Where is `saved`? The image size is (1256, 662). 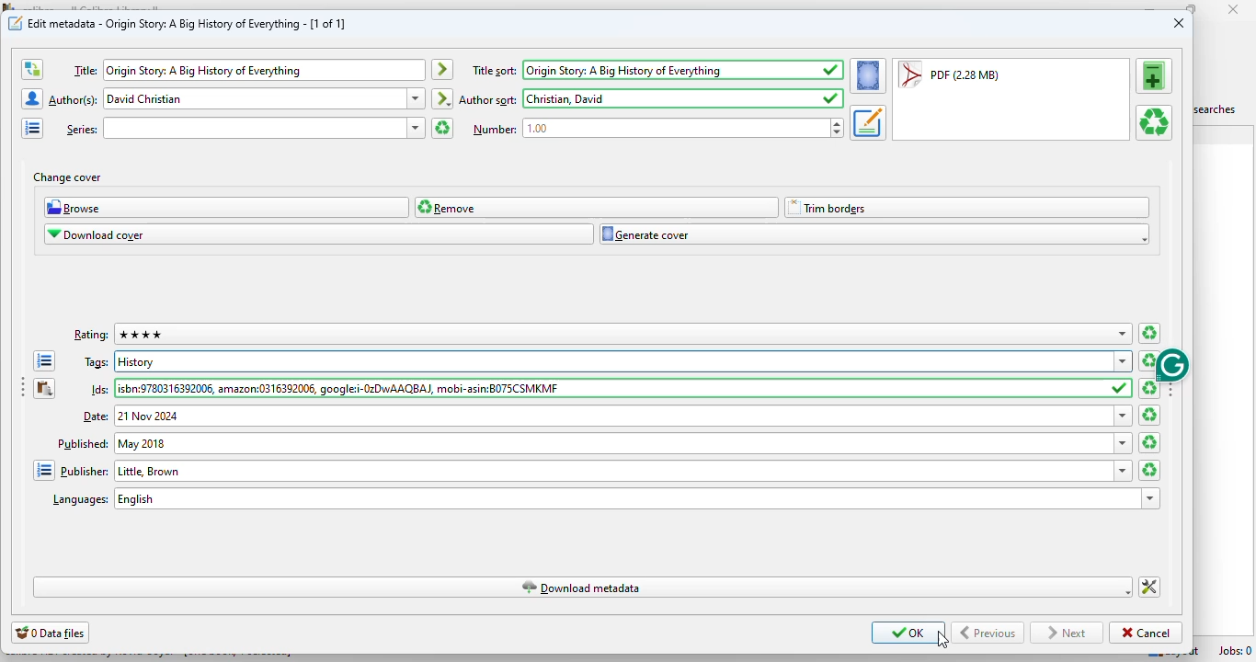
saved is located at coordinates (1121, 389).